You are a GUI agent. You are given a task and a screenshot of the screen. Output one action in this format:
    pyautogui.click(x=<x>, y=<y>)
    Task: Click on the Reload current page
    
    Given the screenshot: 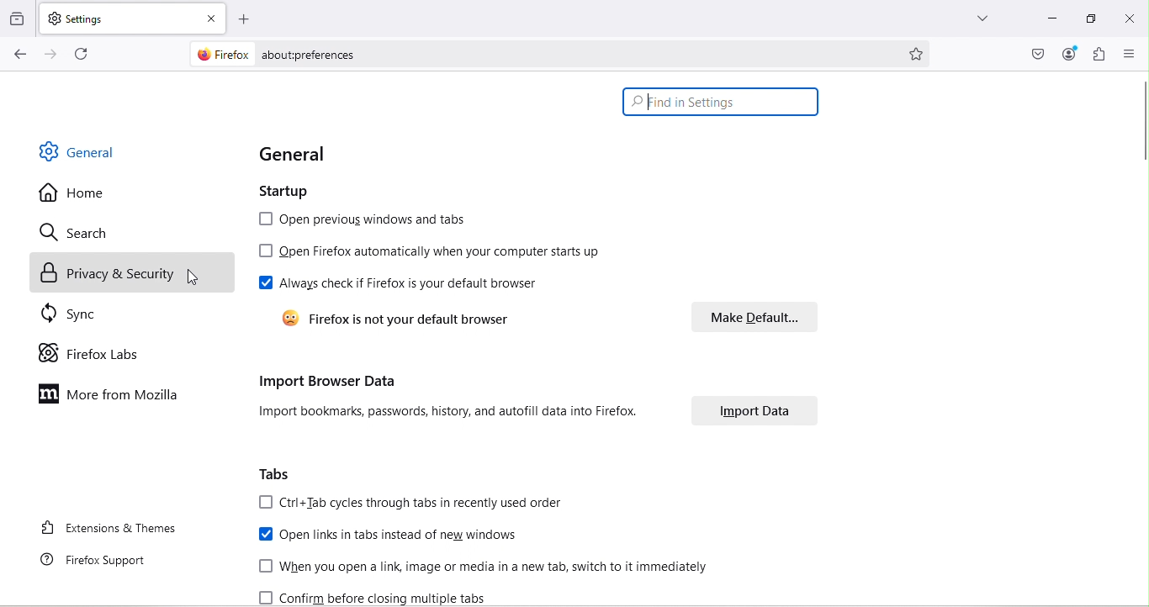 What is the action you would take?
    pyautogui.click(x=83, y=54)
    